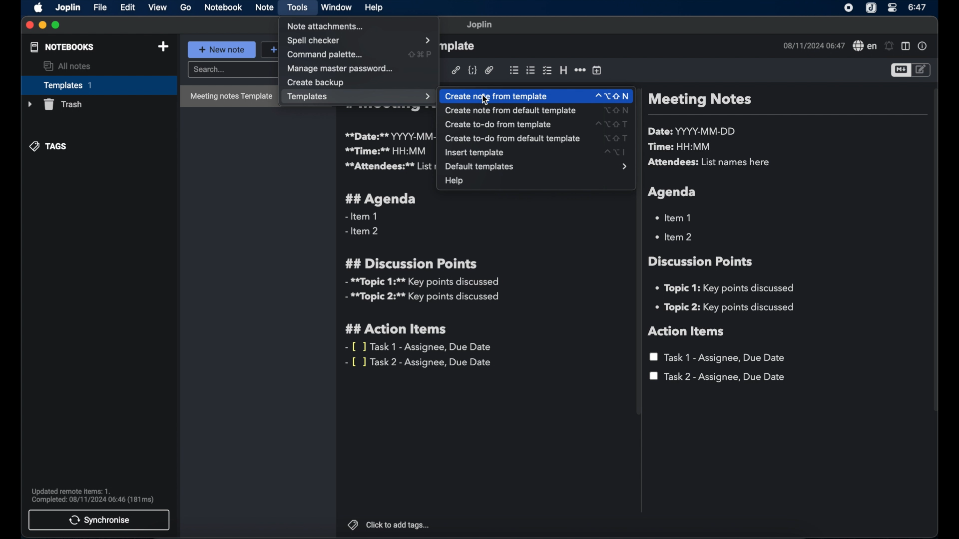  Describe the element at coordinates (423, 298) in the screenshot. I see `- **topic 2:** key points discussed` at that location.